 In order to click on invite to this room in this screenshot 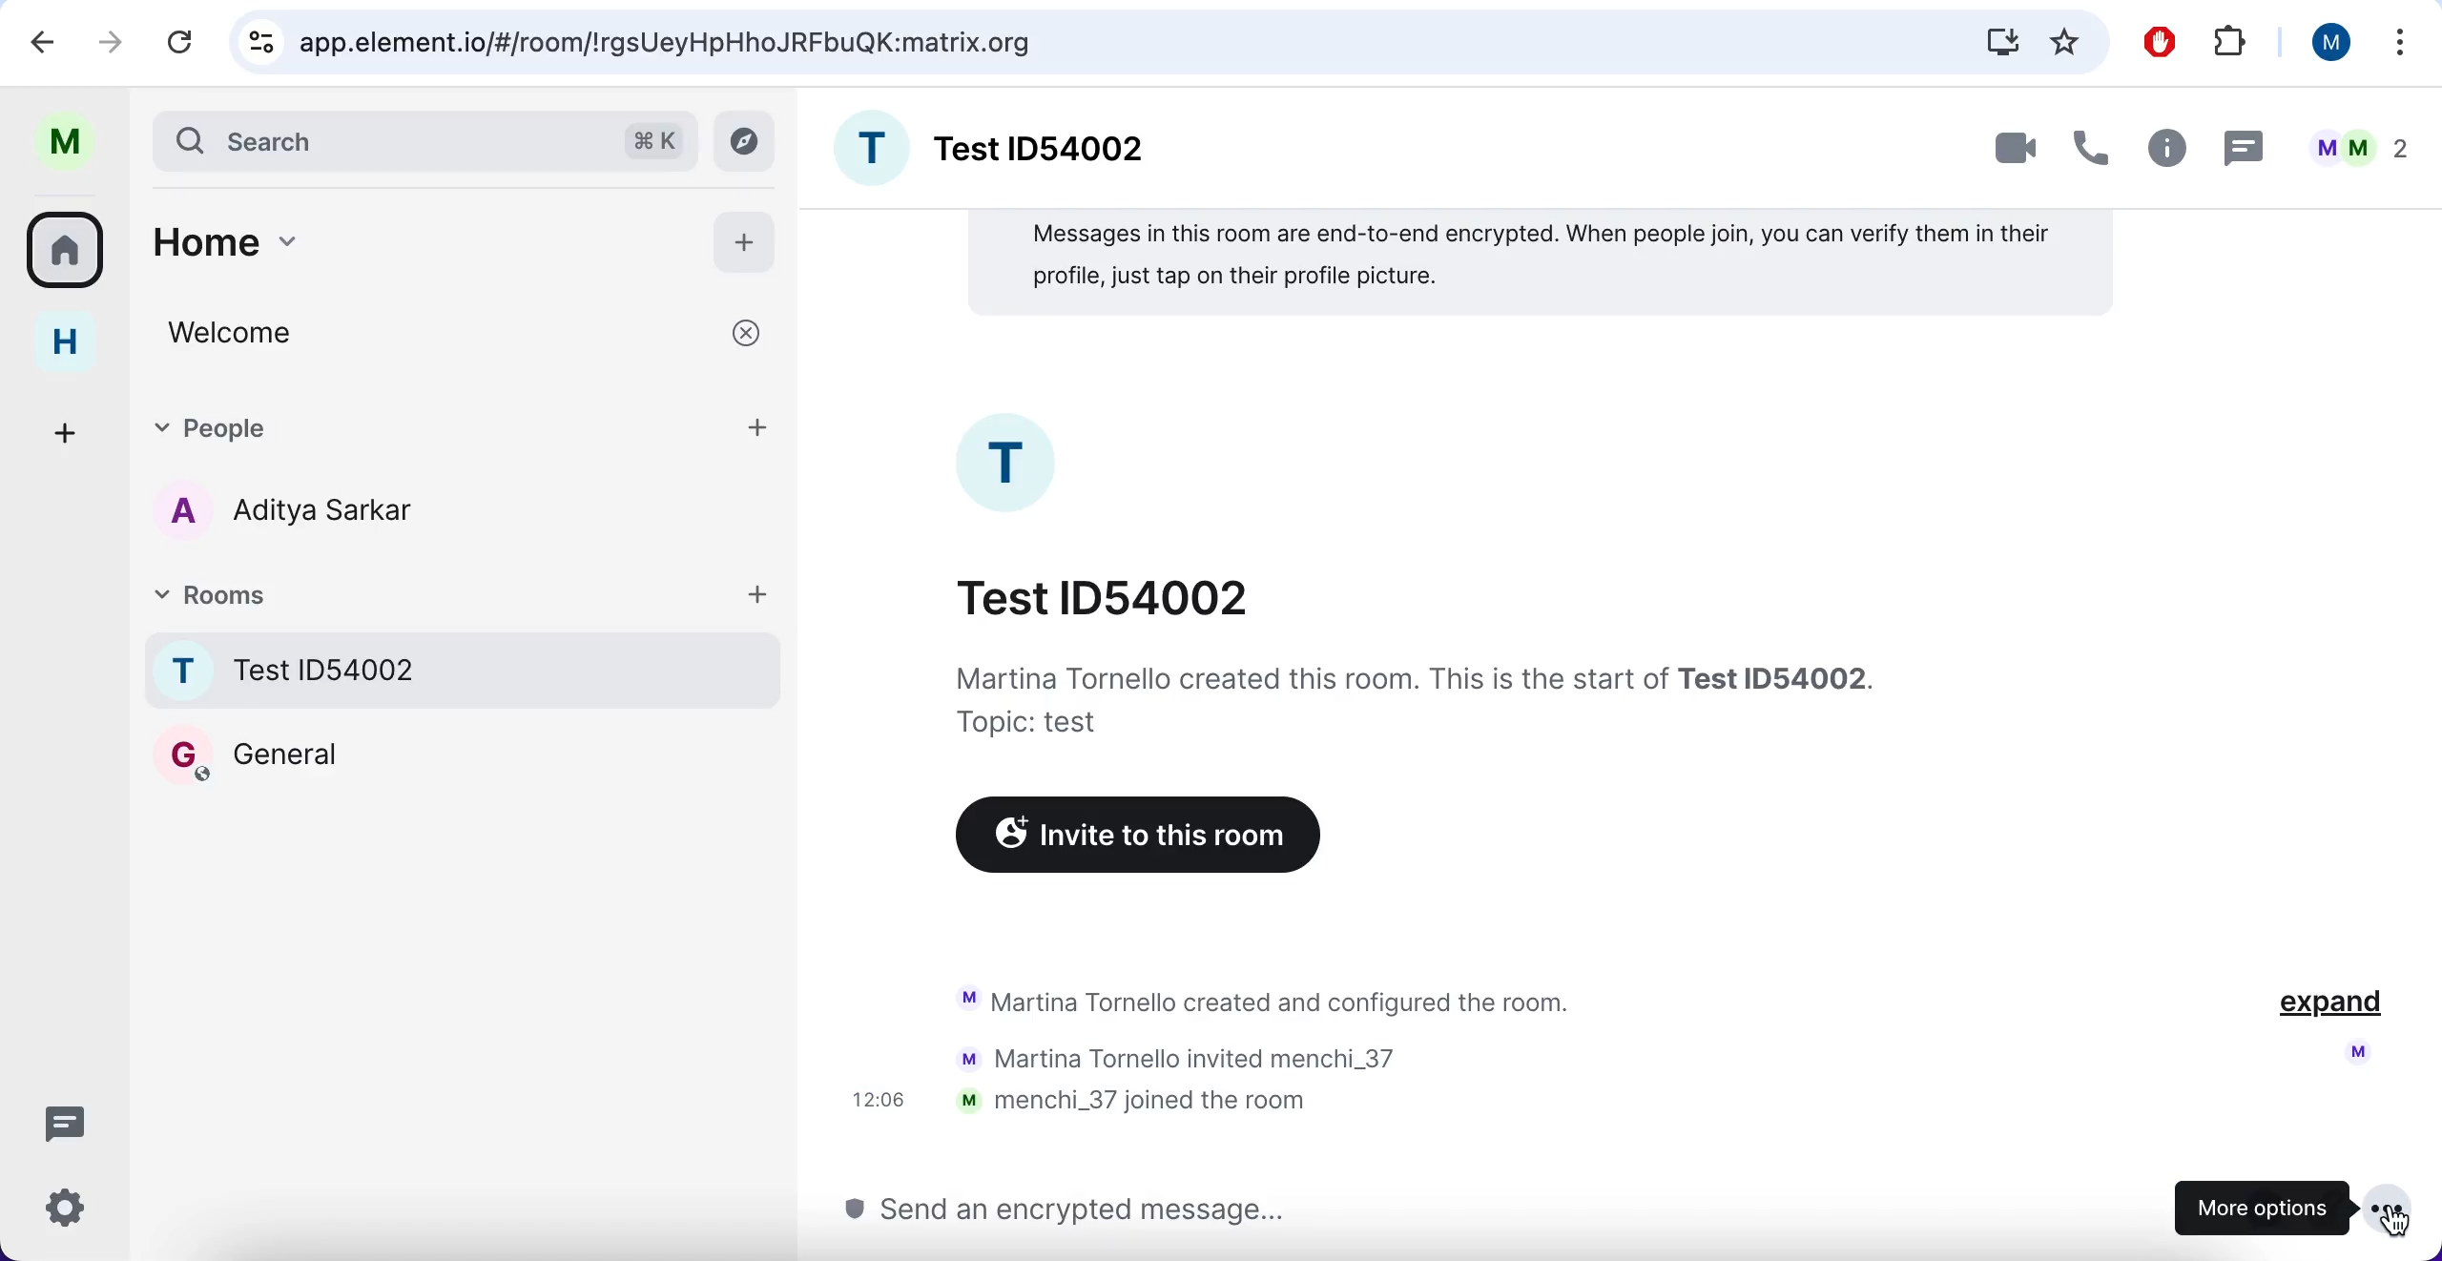, I will do `click(1130, 837)`.